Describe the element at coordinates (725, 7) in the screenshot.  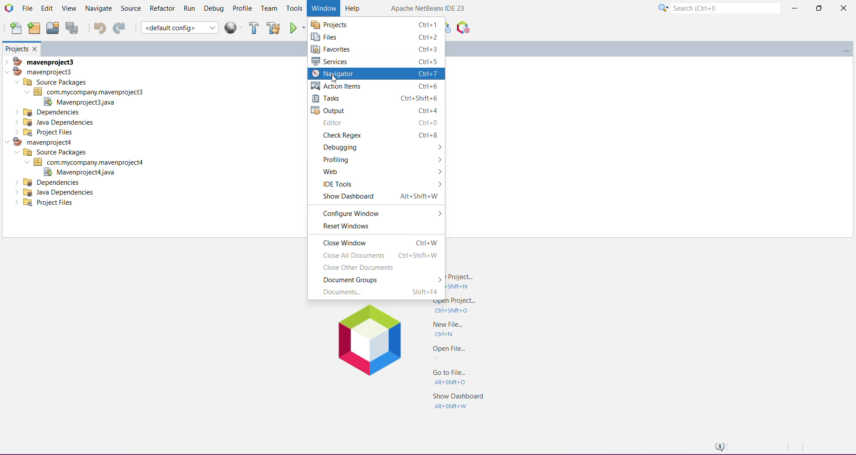
I see `Search` at that location.